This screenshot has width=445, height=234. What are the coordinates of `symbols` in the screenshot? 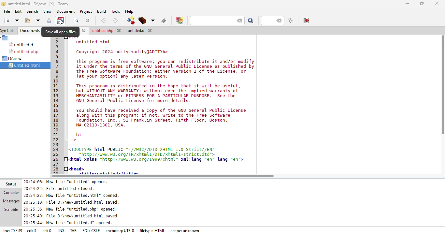 It's located at (8, 30).